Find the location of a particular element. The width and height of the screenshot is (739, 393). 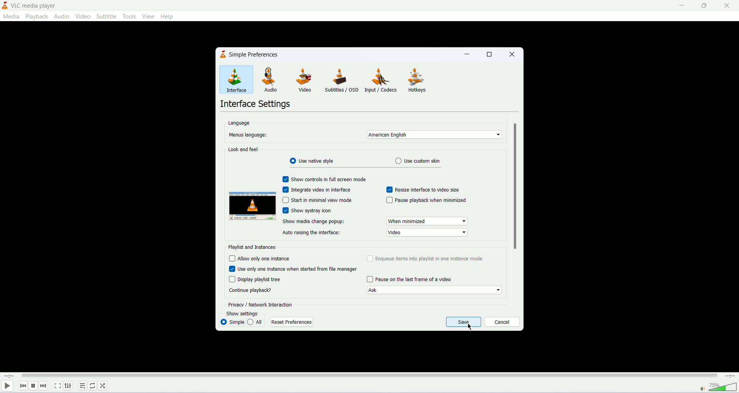

video is located at coordinates (427, 233).